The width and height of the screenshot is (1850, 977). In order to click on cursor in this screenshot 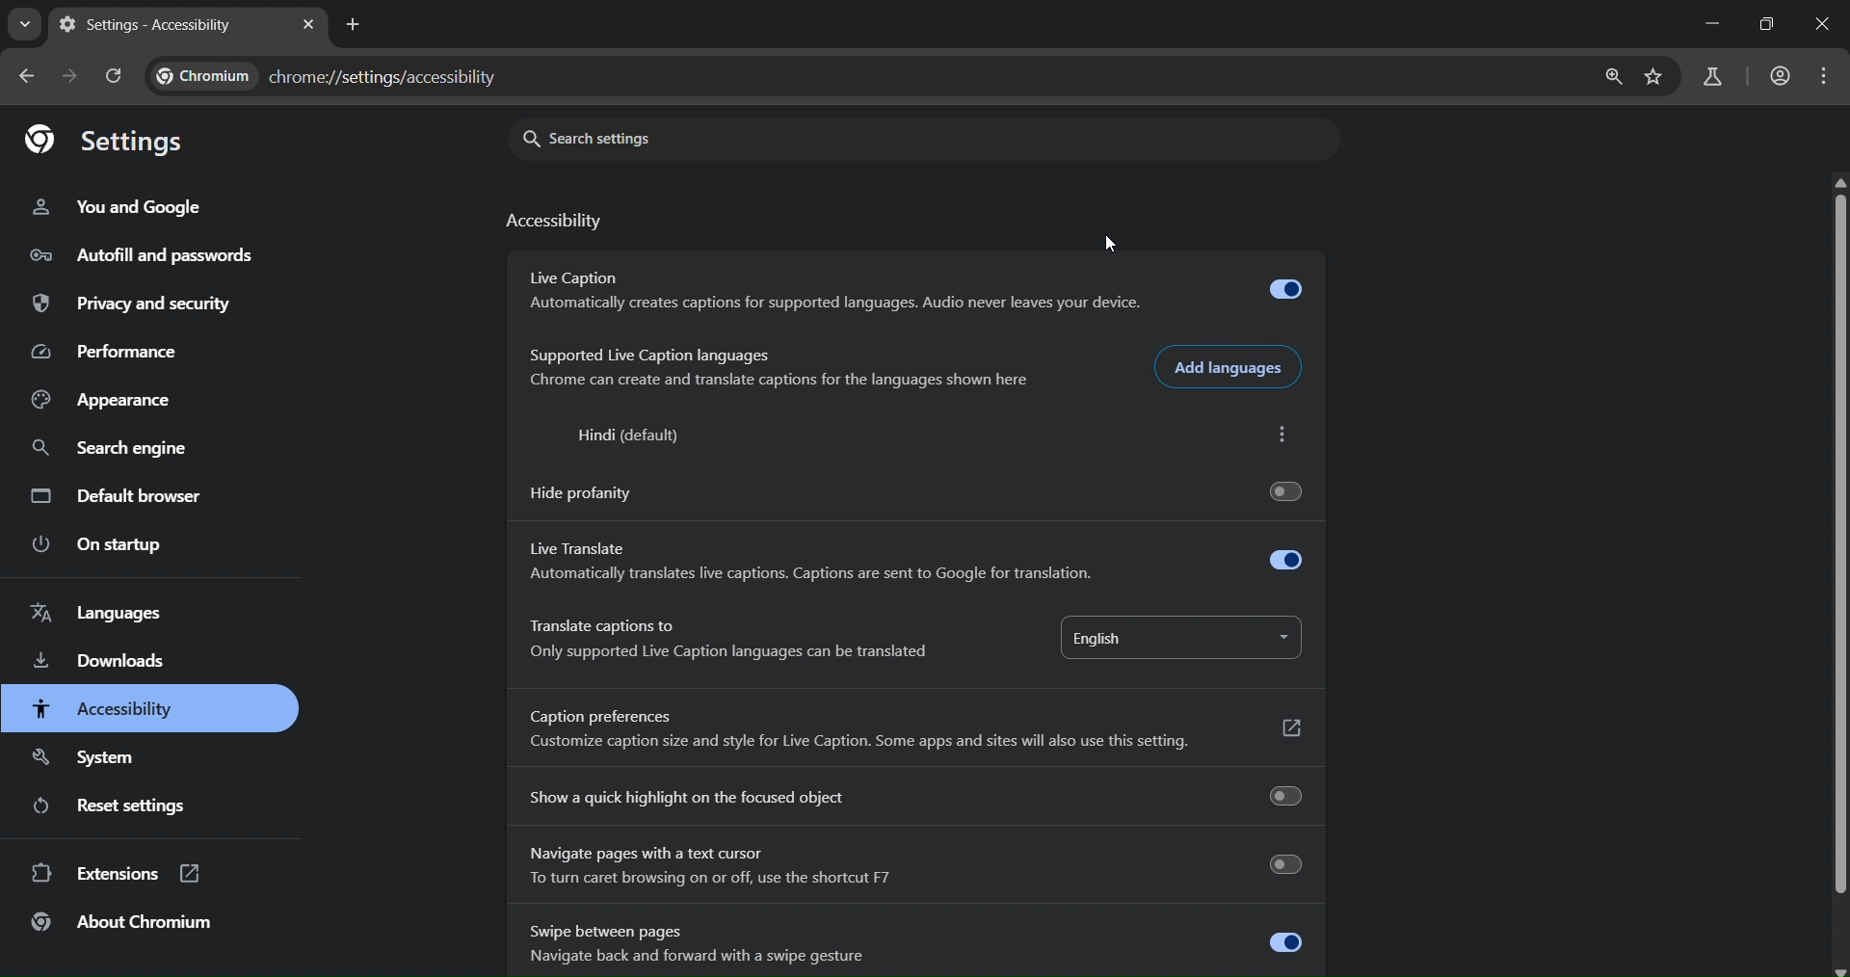, I will do `click(1111, 242)`.